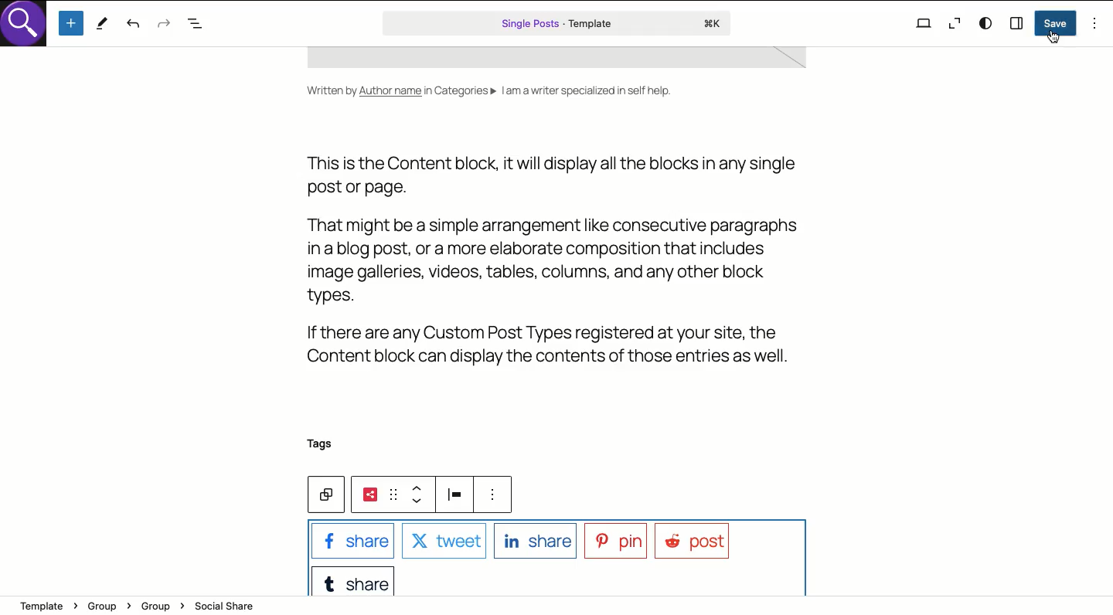  I want to click on Tumble, so click(354, 579).